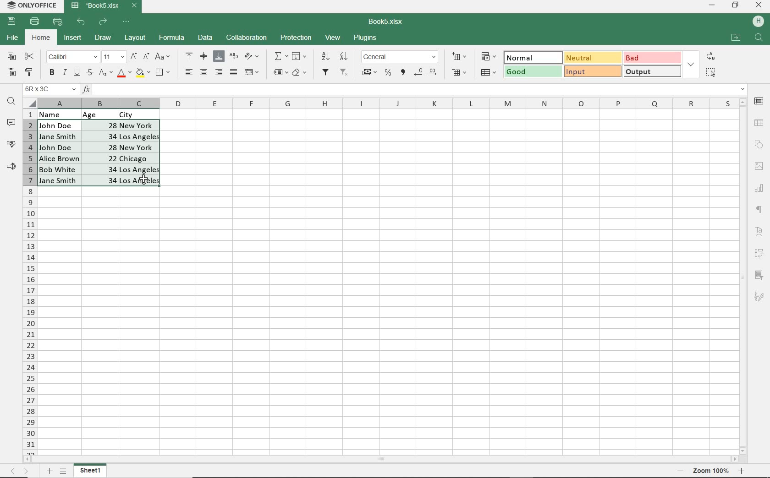 This screenshot has width=770, height=478. What do you see at coordinates (401, 56) in the screenshot?
I see `NUMBER FORMAT` at bounding box center [401, 56].